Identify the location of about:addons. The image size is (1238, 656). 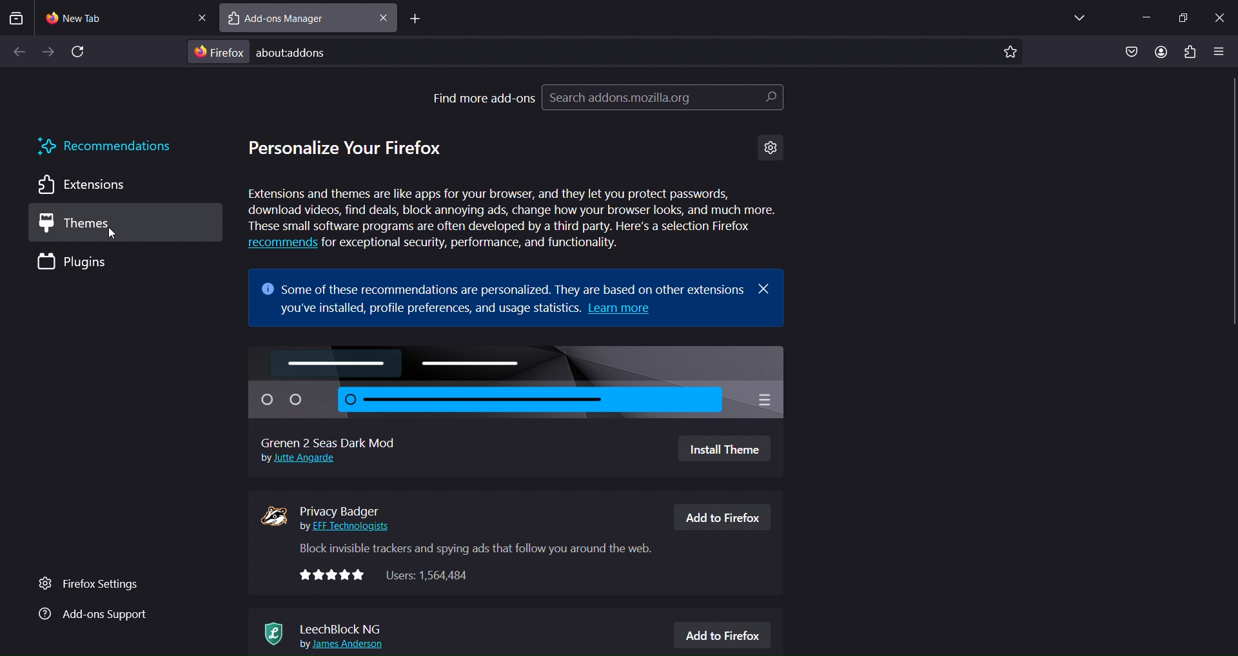
(312, 52).